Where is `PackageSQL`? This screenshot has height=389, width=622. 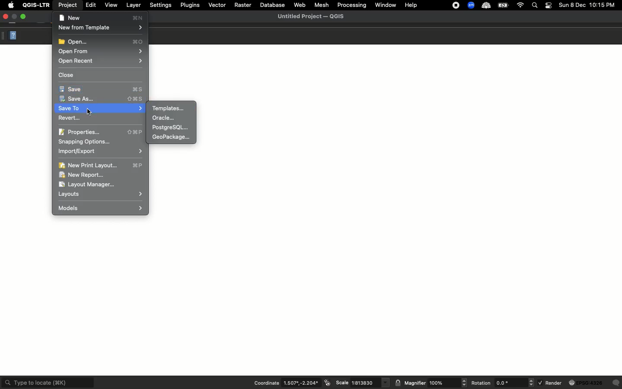
PackageSQL is located at coordinates (173, 128).